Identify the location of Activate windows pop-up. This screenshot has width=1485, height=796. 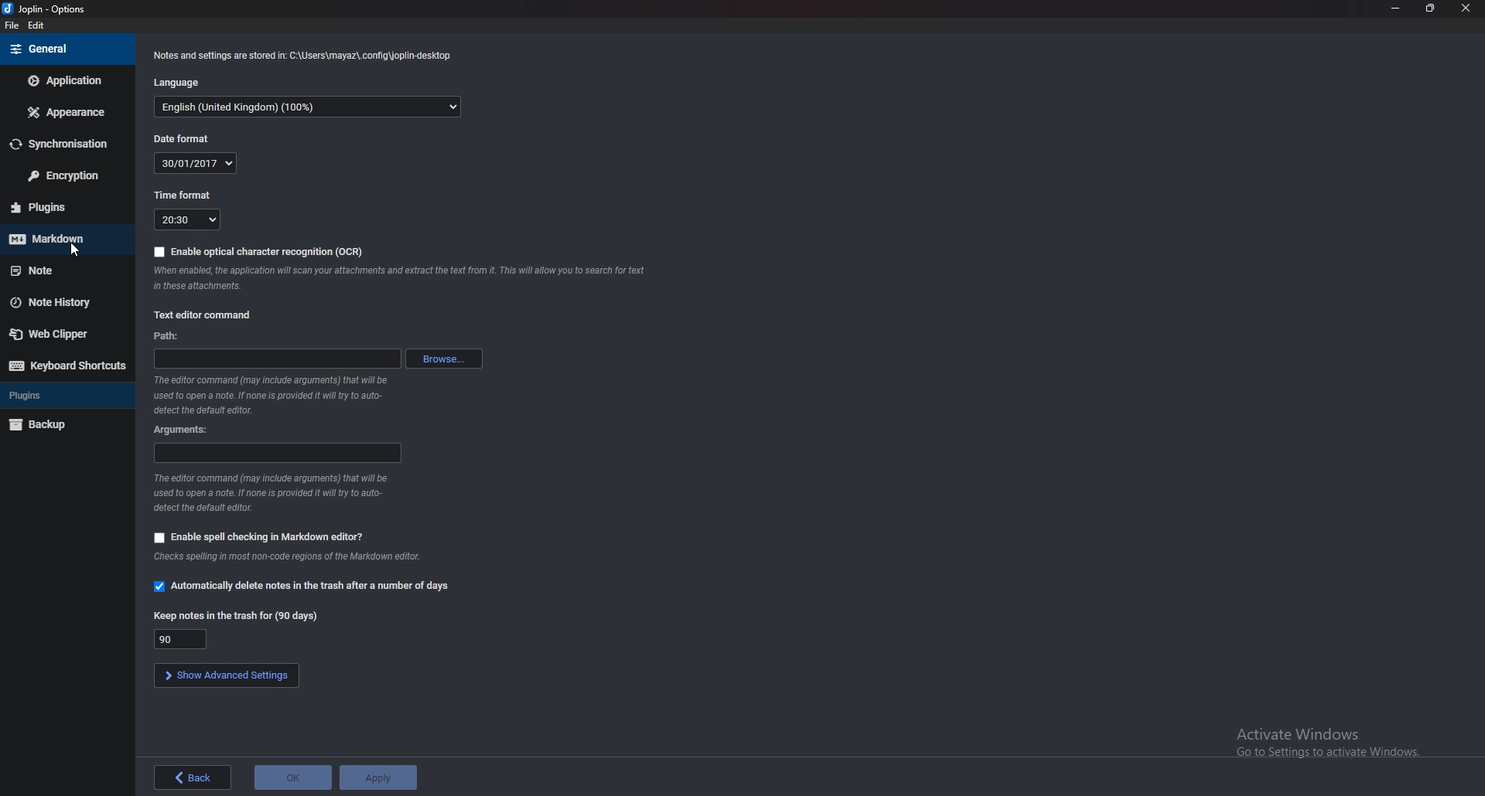
(1334, 746).